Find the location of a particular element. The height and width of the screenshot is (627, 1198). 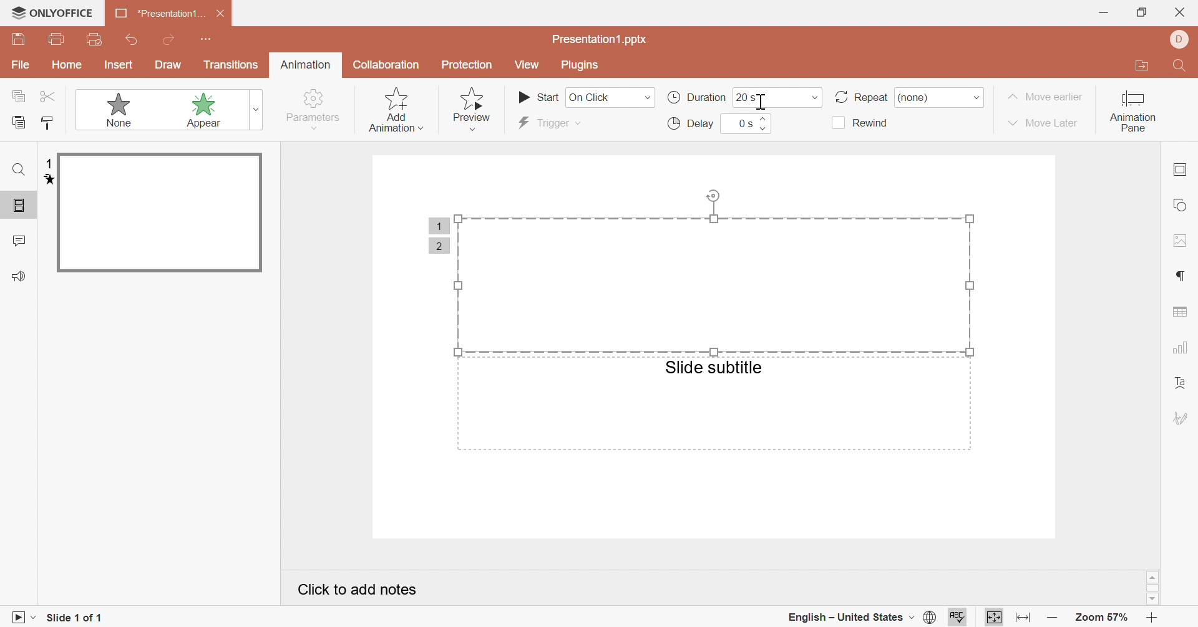

collaboration is located at coordinates (387, 65).